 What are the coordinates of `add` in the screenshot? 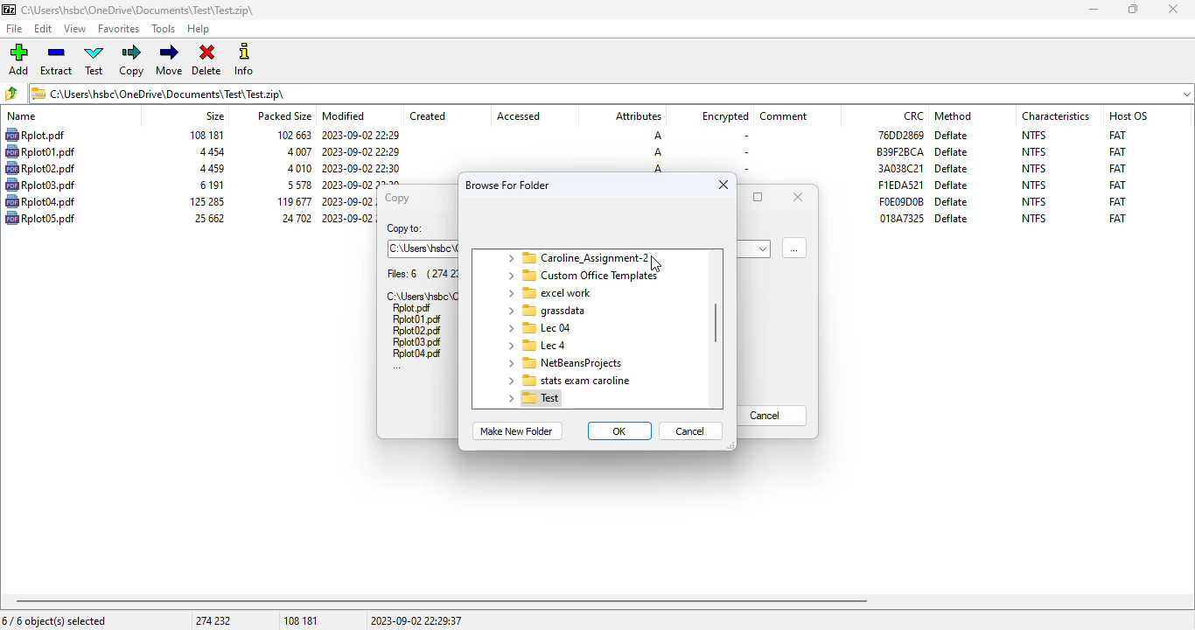 It's located at (18, 59).